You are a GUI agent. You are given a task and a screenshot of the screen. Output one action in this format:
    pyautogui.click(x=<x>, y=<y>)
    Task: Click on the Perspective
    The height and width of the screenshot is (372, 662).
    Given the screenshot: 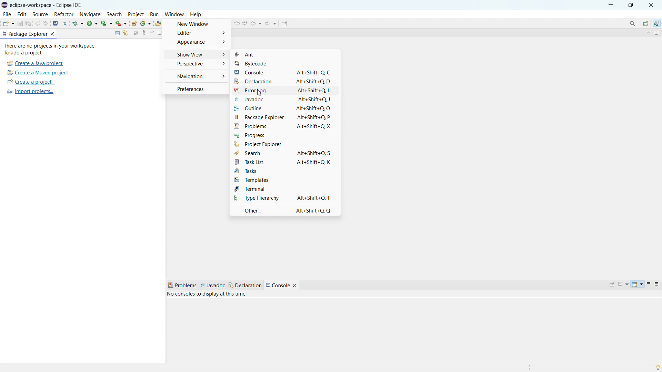 What is the action you would take?
    pyautogui.click(x=199, y=64)
    